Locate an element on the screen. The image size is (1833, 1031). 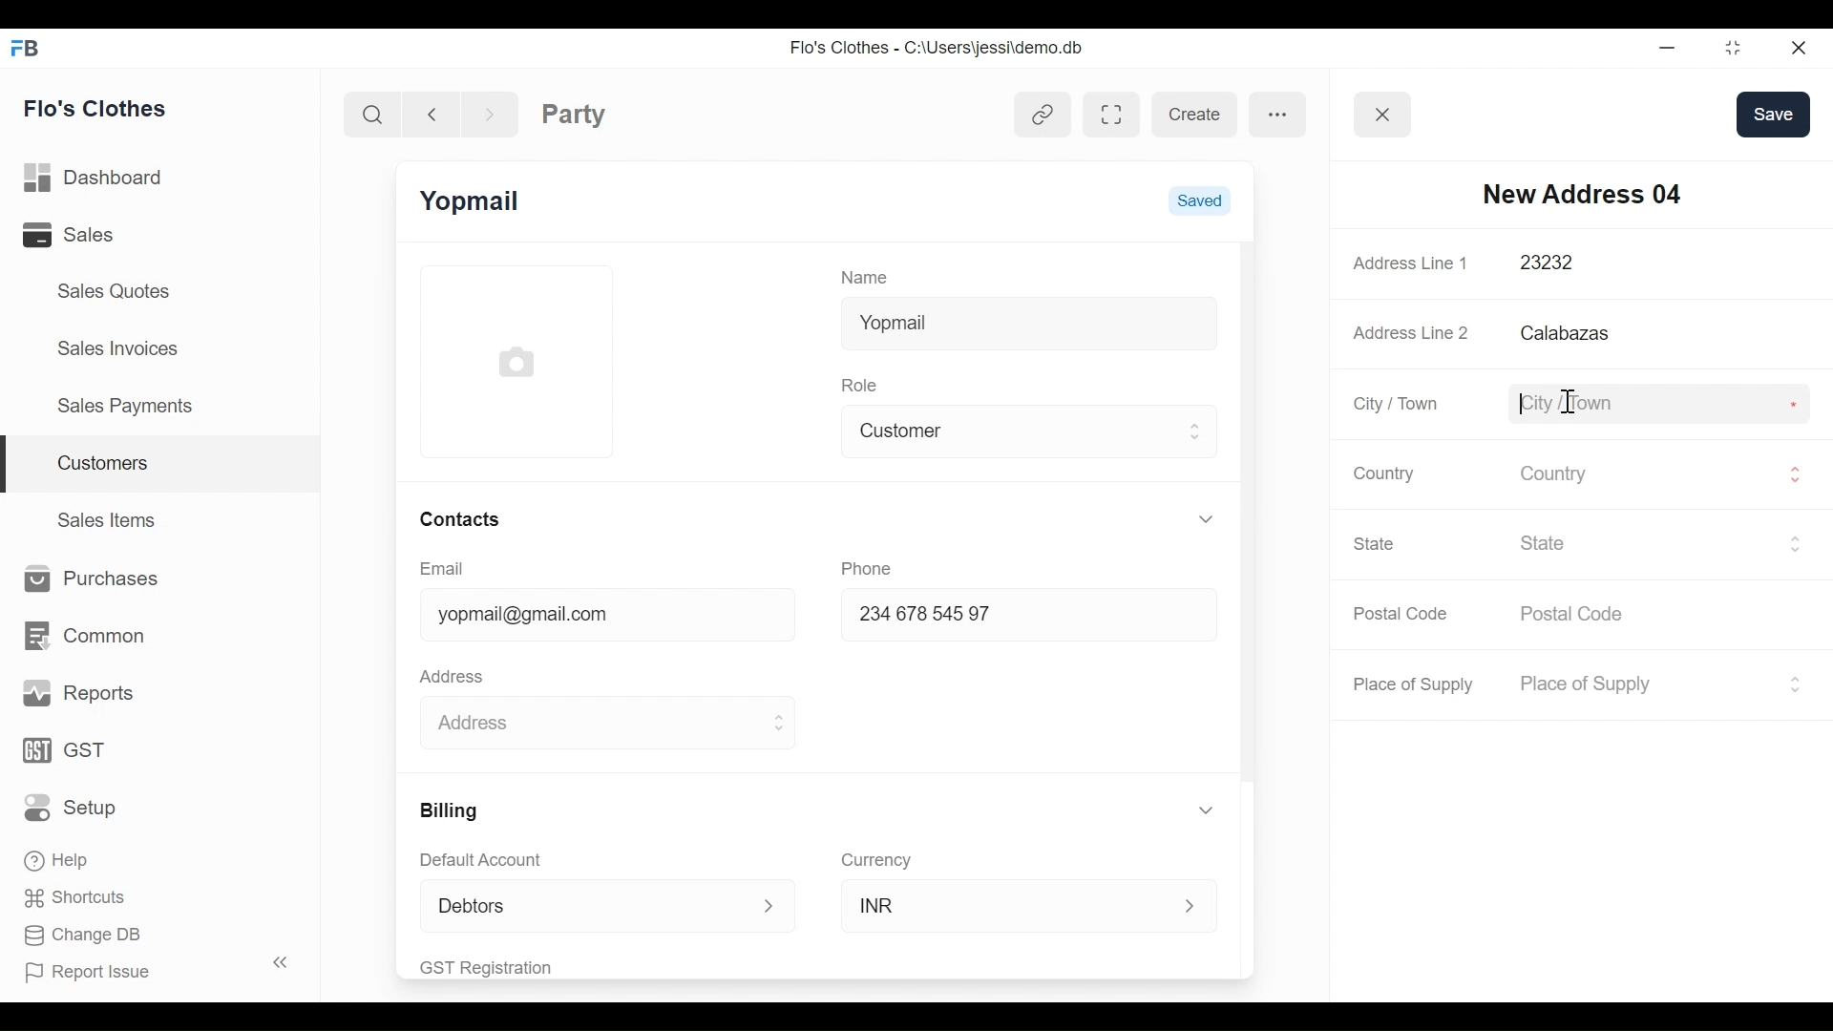
Country is located at coordinates (1380, 473).